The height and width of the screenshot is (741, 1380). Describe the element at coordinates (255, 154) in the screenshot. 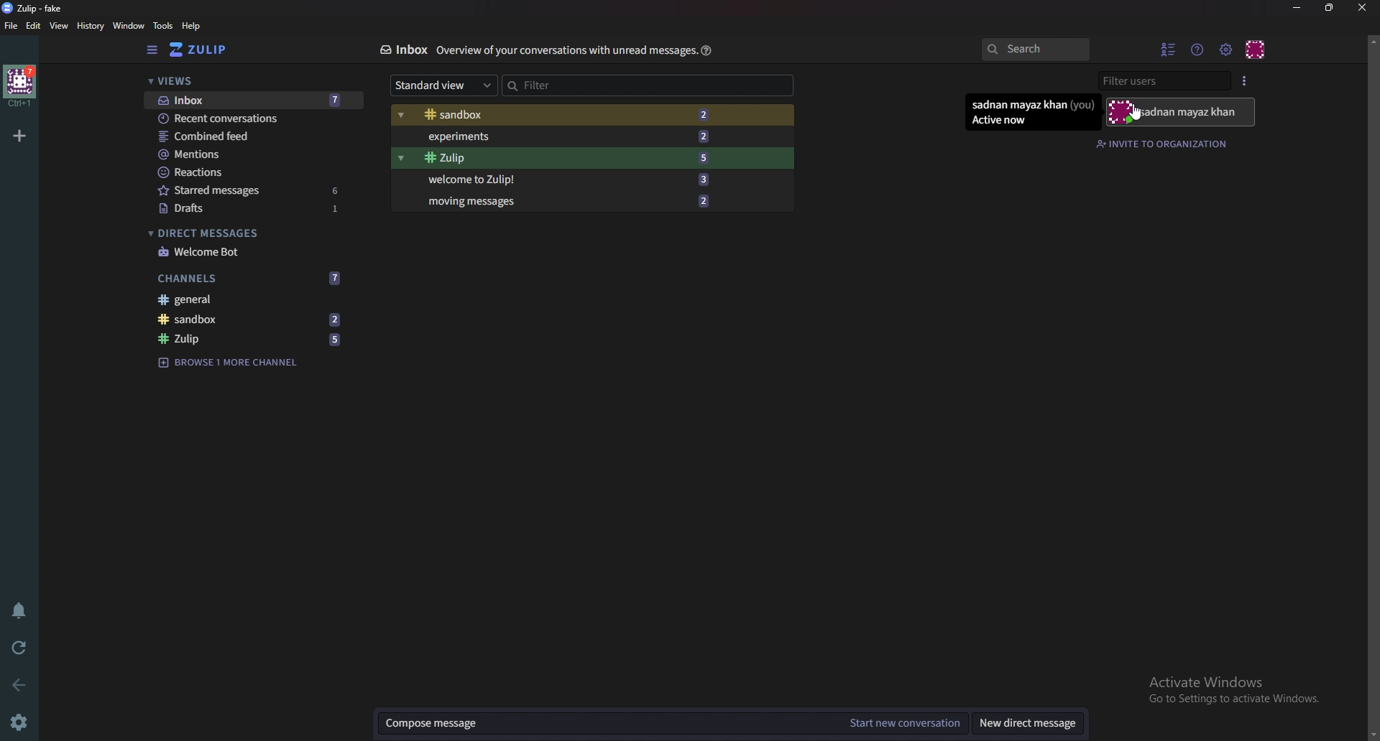

I see `Mentions` at that location.